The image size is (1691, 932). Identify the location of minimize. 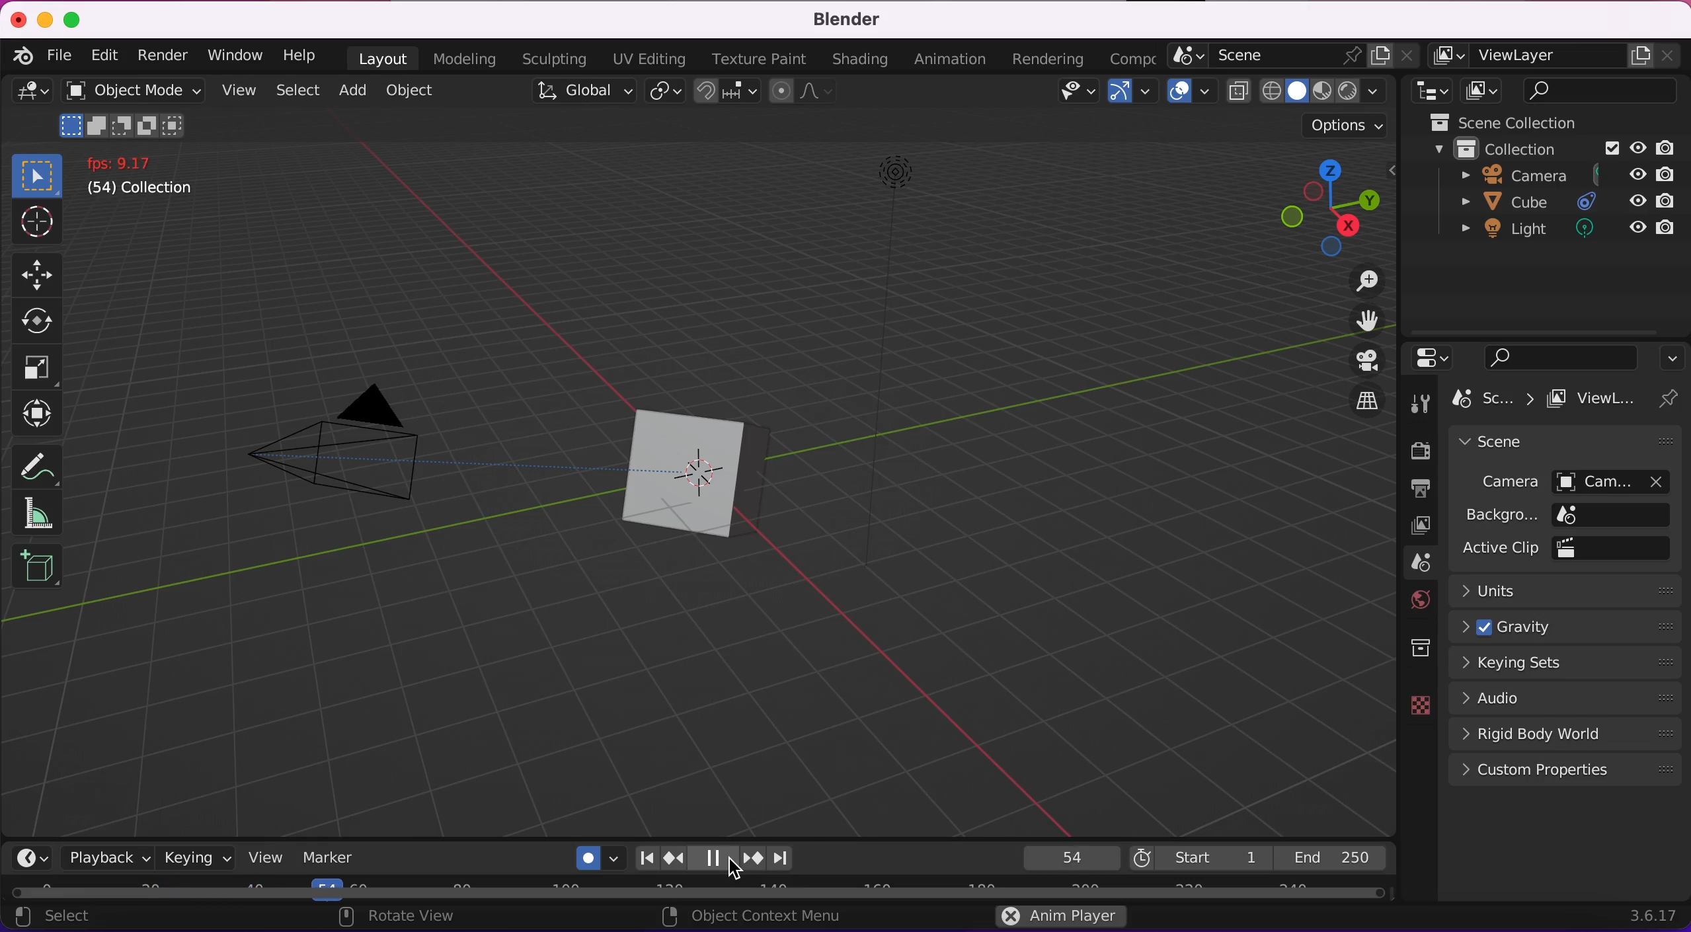
(46, 19).